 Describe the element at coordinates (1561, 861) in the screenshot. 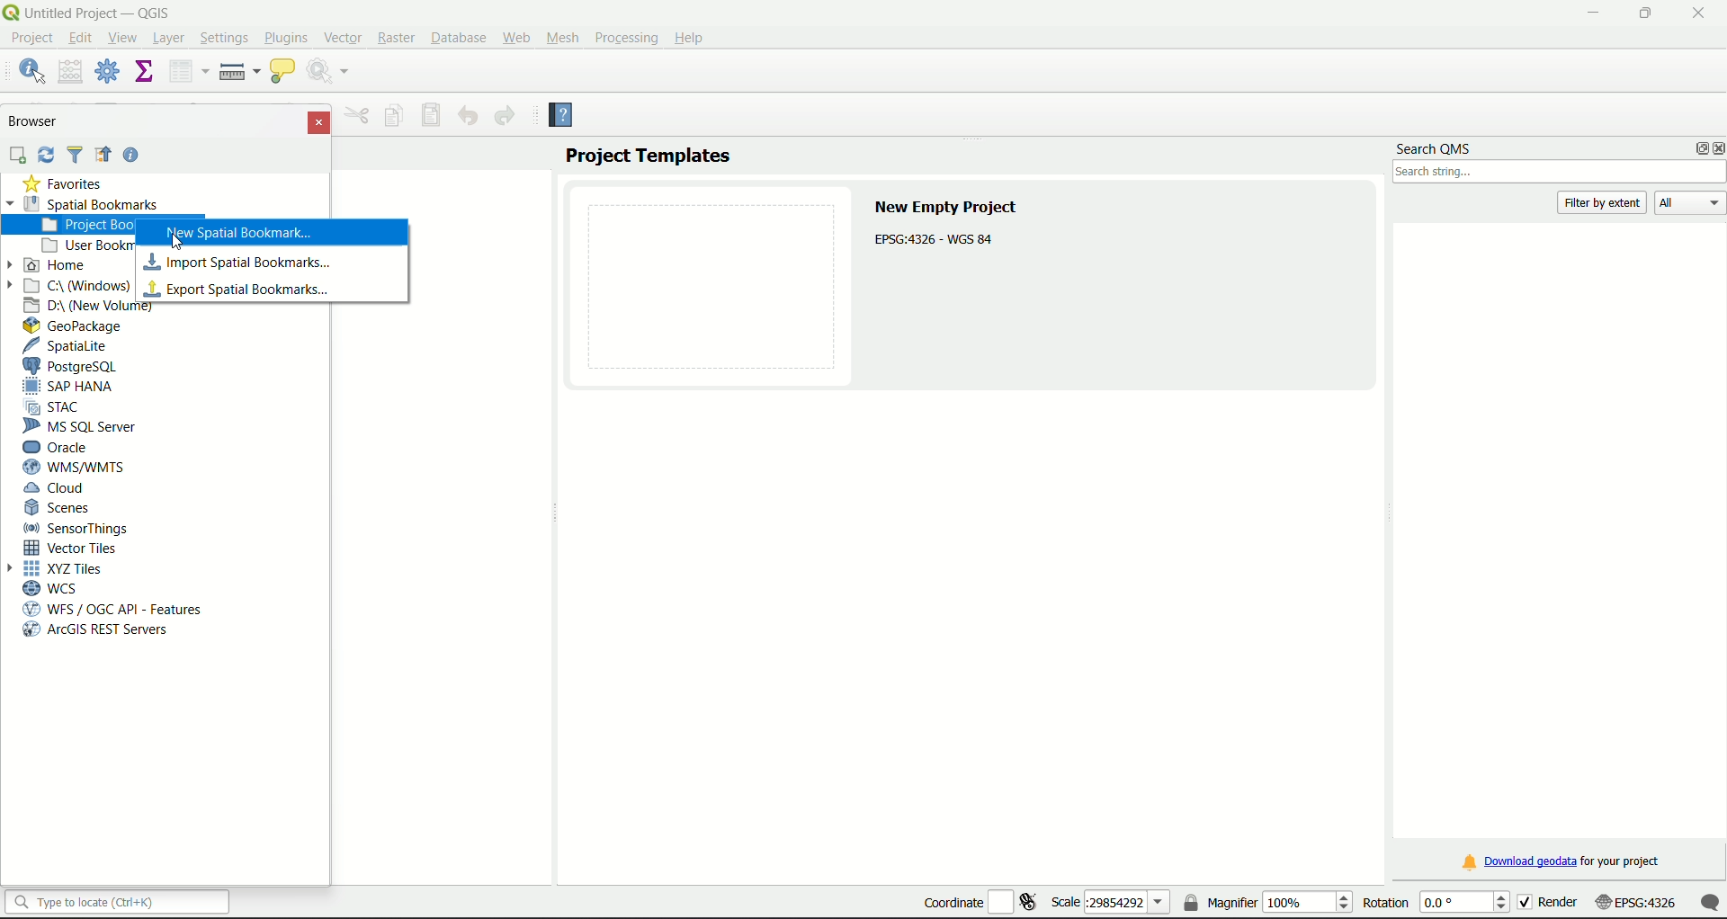

I see `download link` at that location.